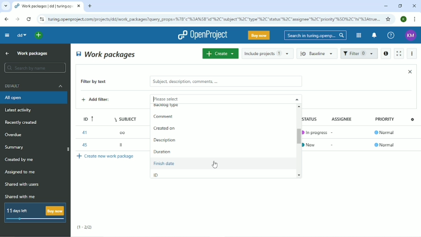 Image resolution: width=421 pixels, height=237 pixels. I want to click on Create, so click(220, 53).